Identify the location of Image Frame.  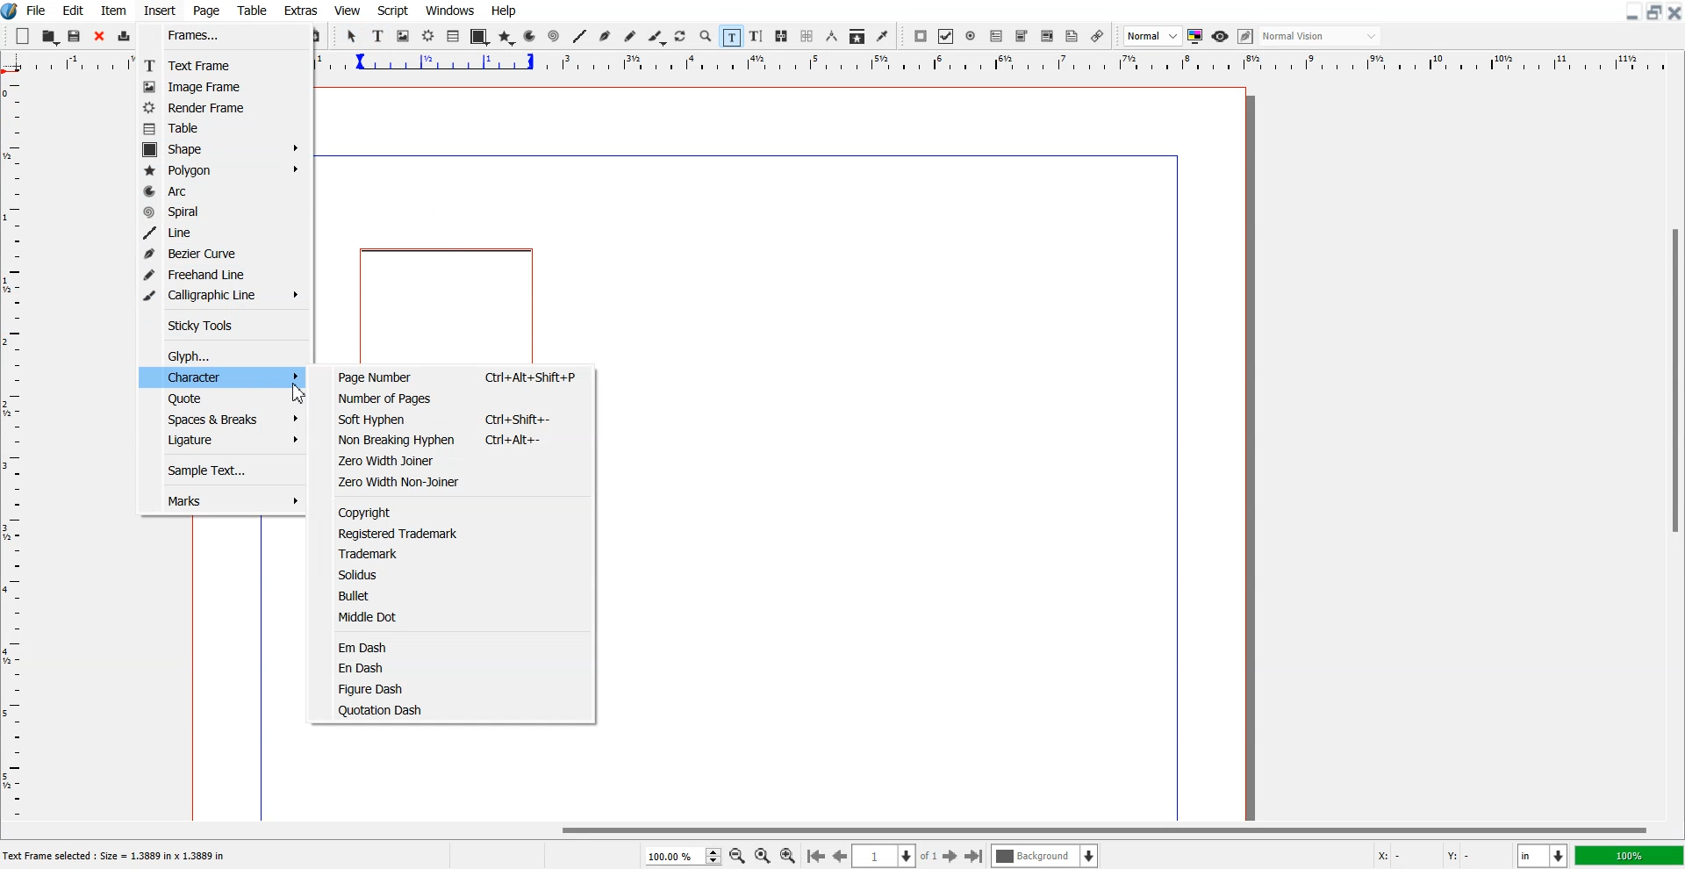
(404, 36).